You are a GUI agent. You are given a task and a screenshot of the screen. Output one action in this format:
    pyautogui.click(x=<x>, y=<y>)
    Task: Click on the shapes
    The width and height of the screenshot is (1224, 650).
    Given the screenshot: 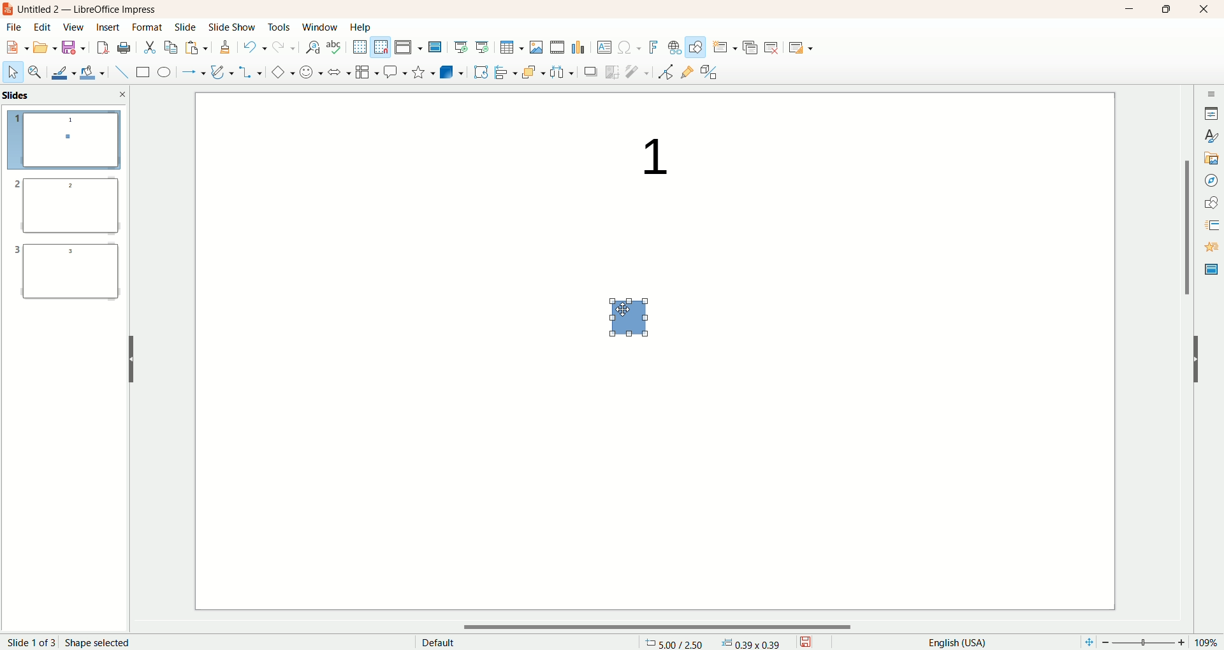 What is the action you would take?
    pyautogui.click(x=1211, y=201)
    